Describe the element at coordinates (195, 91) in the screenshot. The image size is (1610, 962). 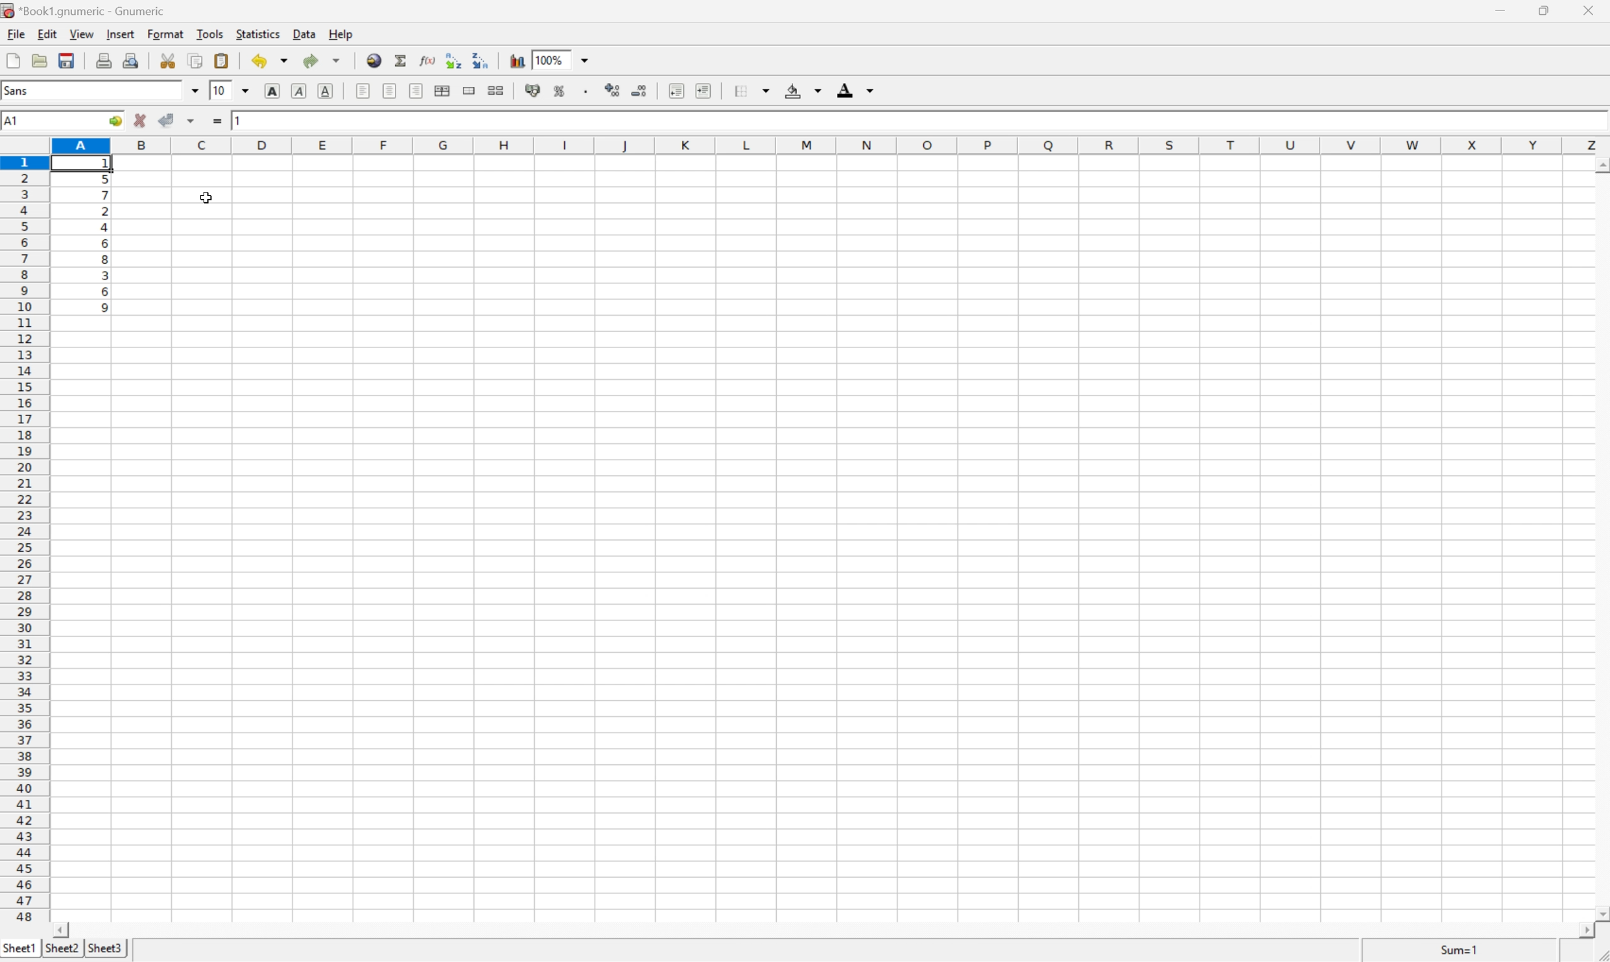
I see `drop down` at that location.